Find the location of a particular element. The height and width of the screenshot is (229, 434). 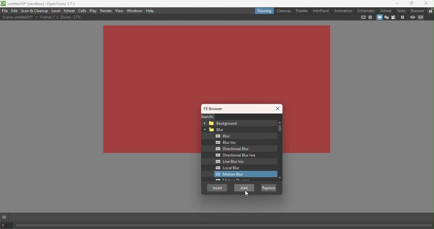

Scan & Cleanup is located at coordinates (35, 10).